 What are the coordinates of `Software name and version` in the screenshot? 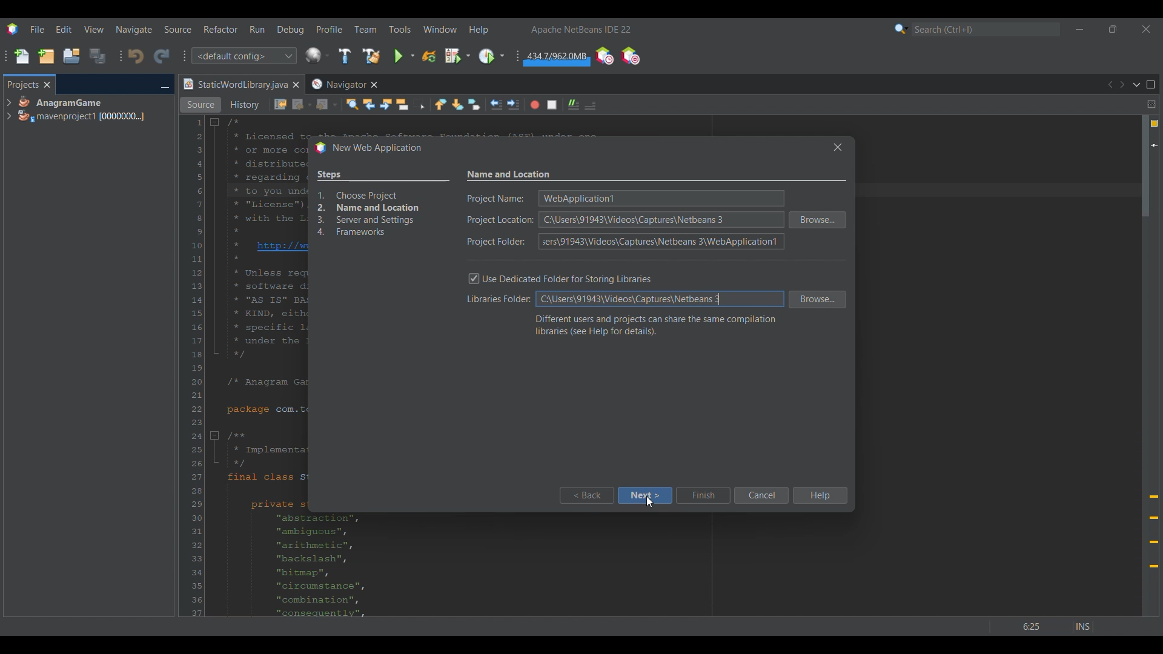 It's located at (581, 29).